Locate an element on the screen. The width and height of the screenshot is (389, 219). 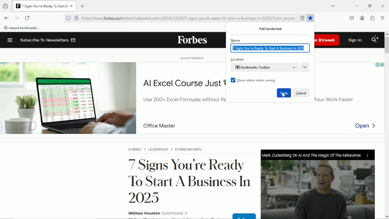
subscribe to newsletters is located at coordinates (47, 40).